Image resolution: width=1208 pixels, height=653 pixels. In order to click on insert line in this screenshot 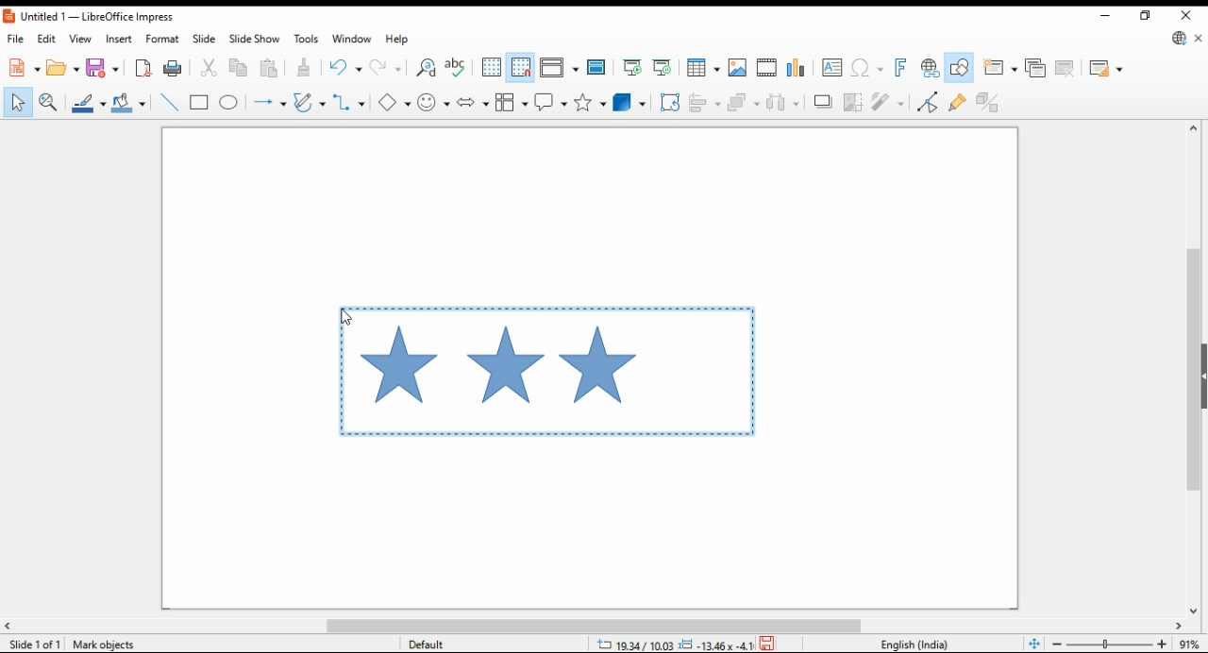, I will do `click(169, 103)`.